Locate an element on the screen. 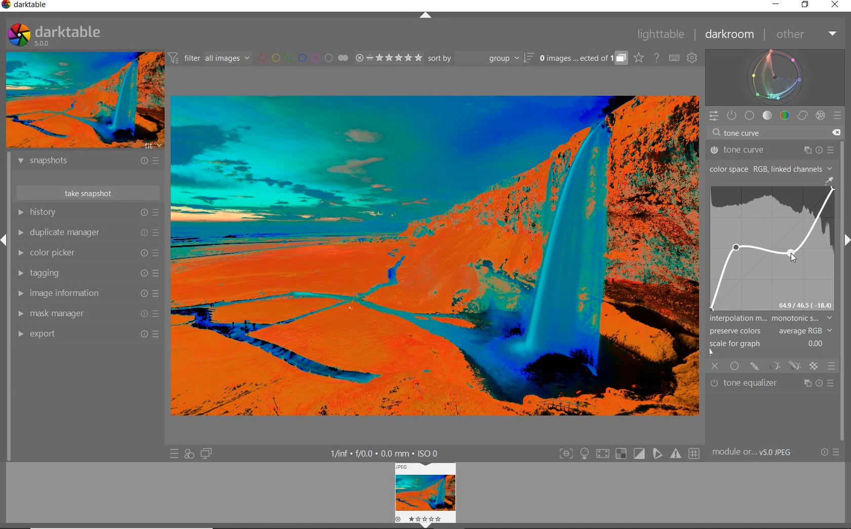  mask manager is located at coordinates (89, 314).